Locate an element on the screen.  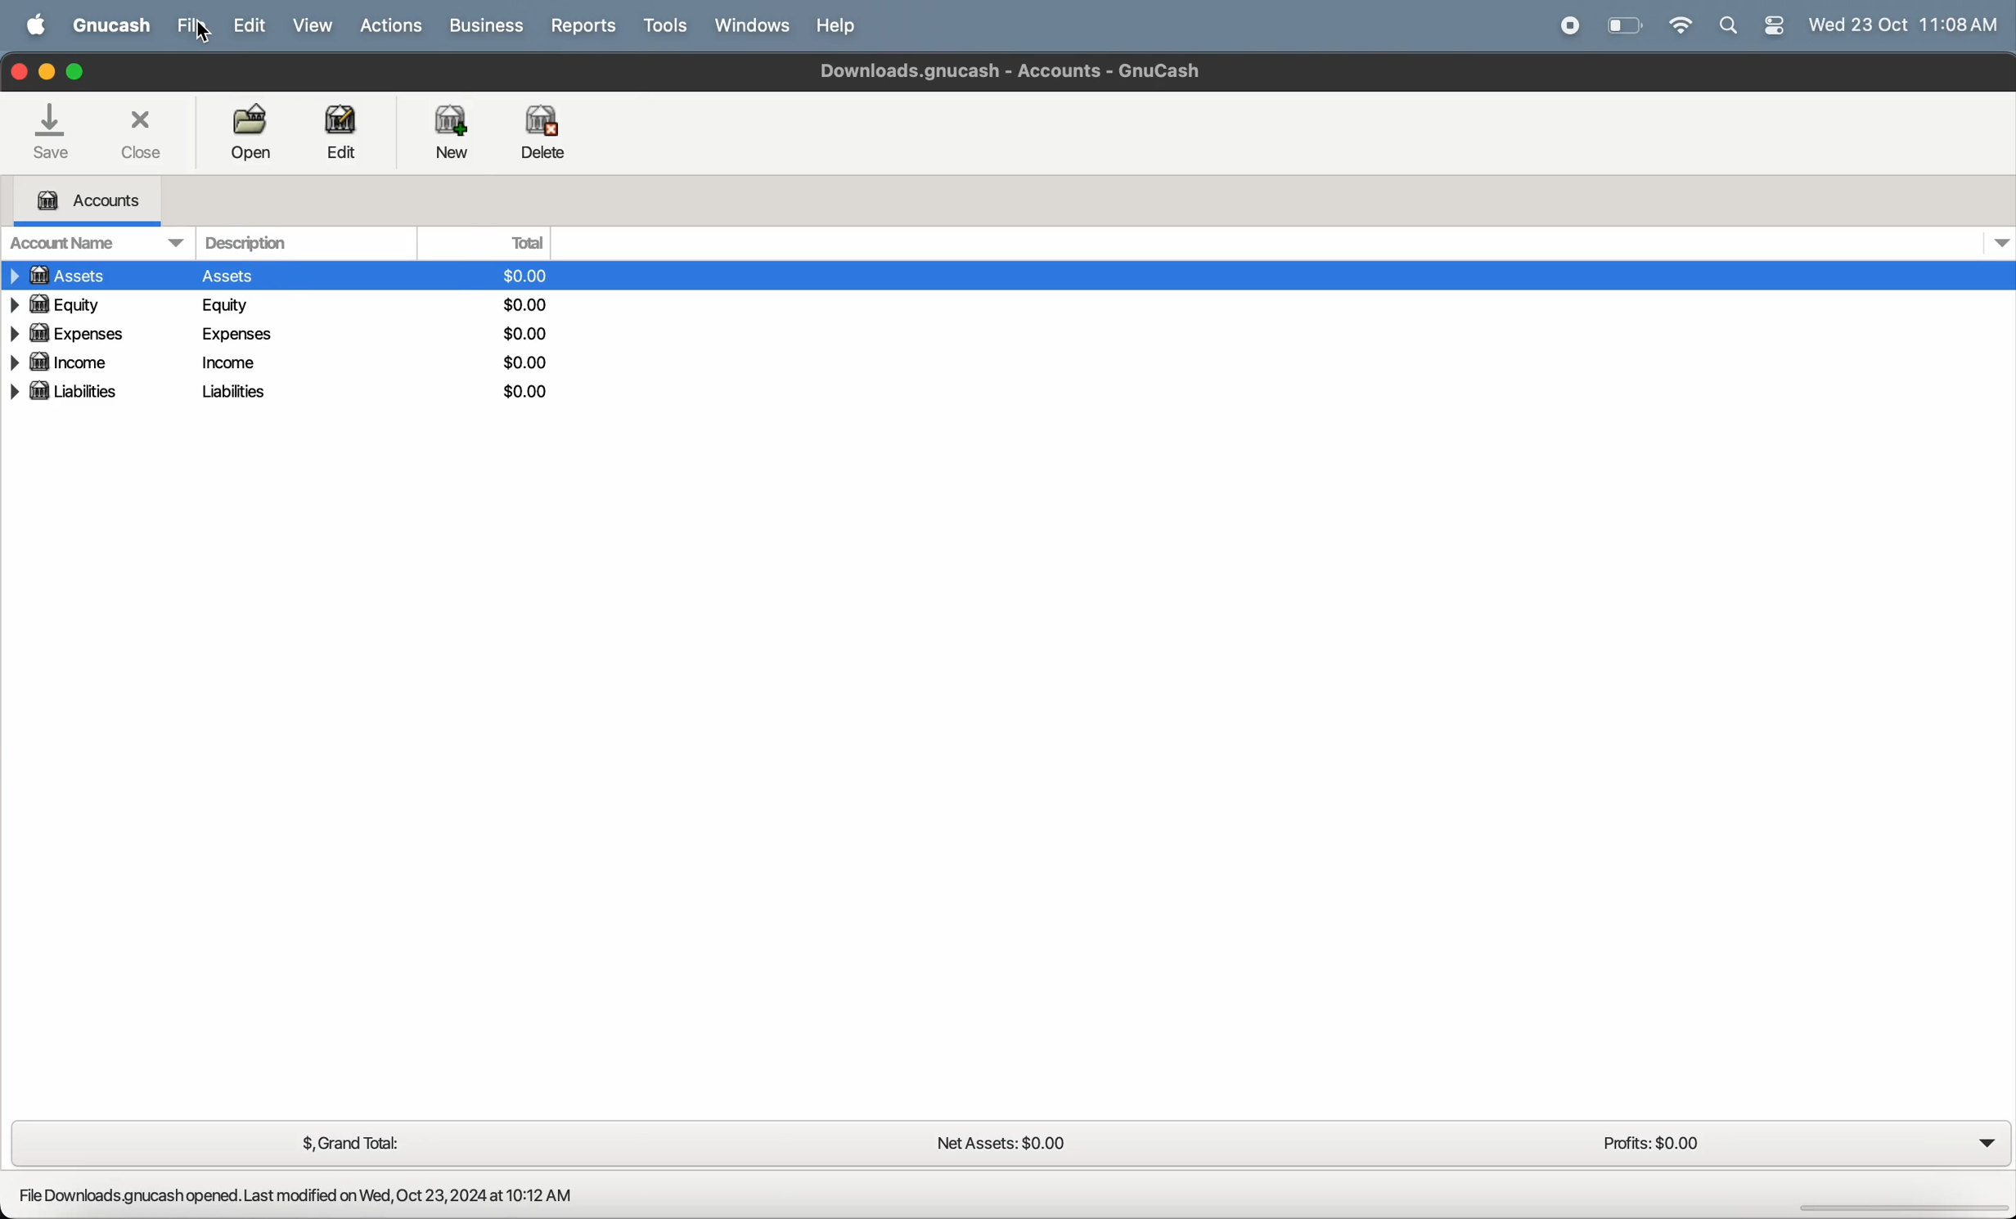
view is located at coordinates (307, 25).